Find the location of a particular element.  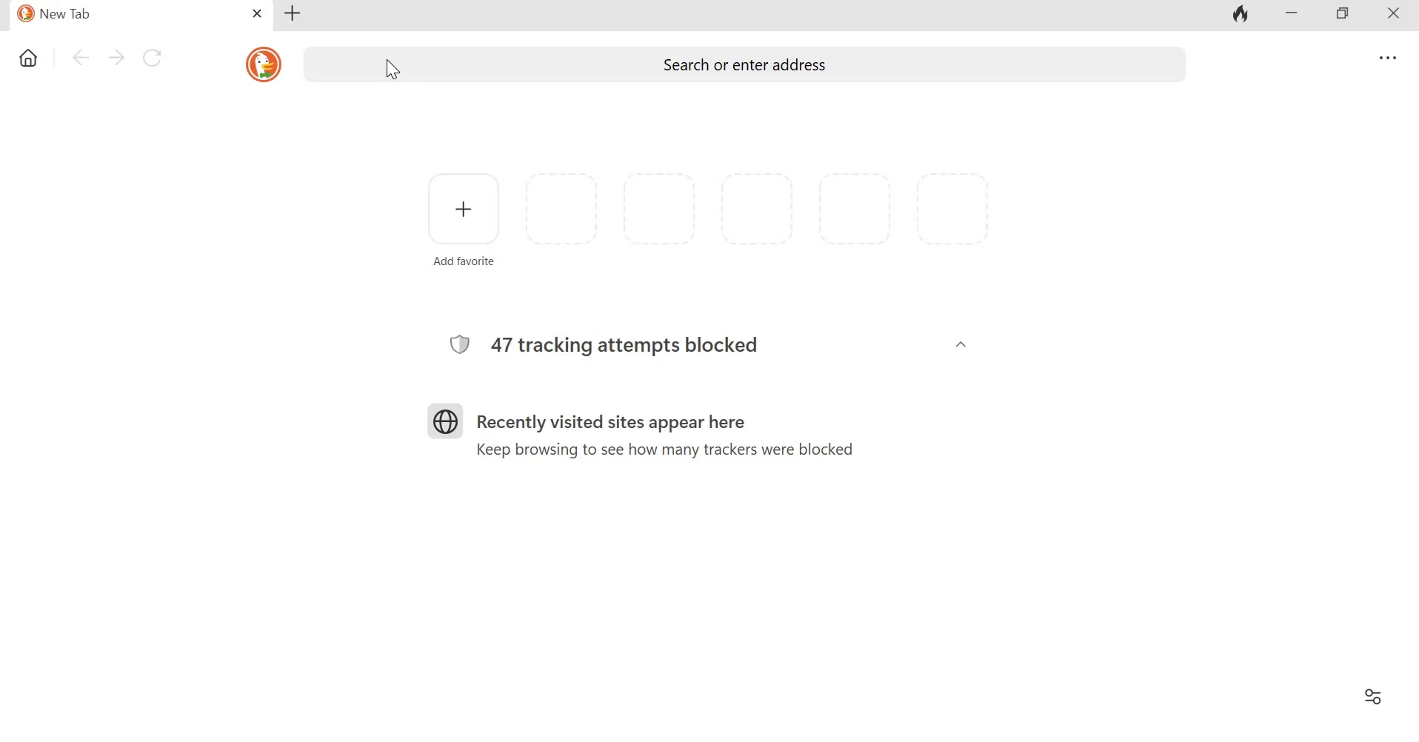

Close tab is located at coordinates (257, 13).